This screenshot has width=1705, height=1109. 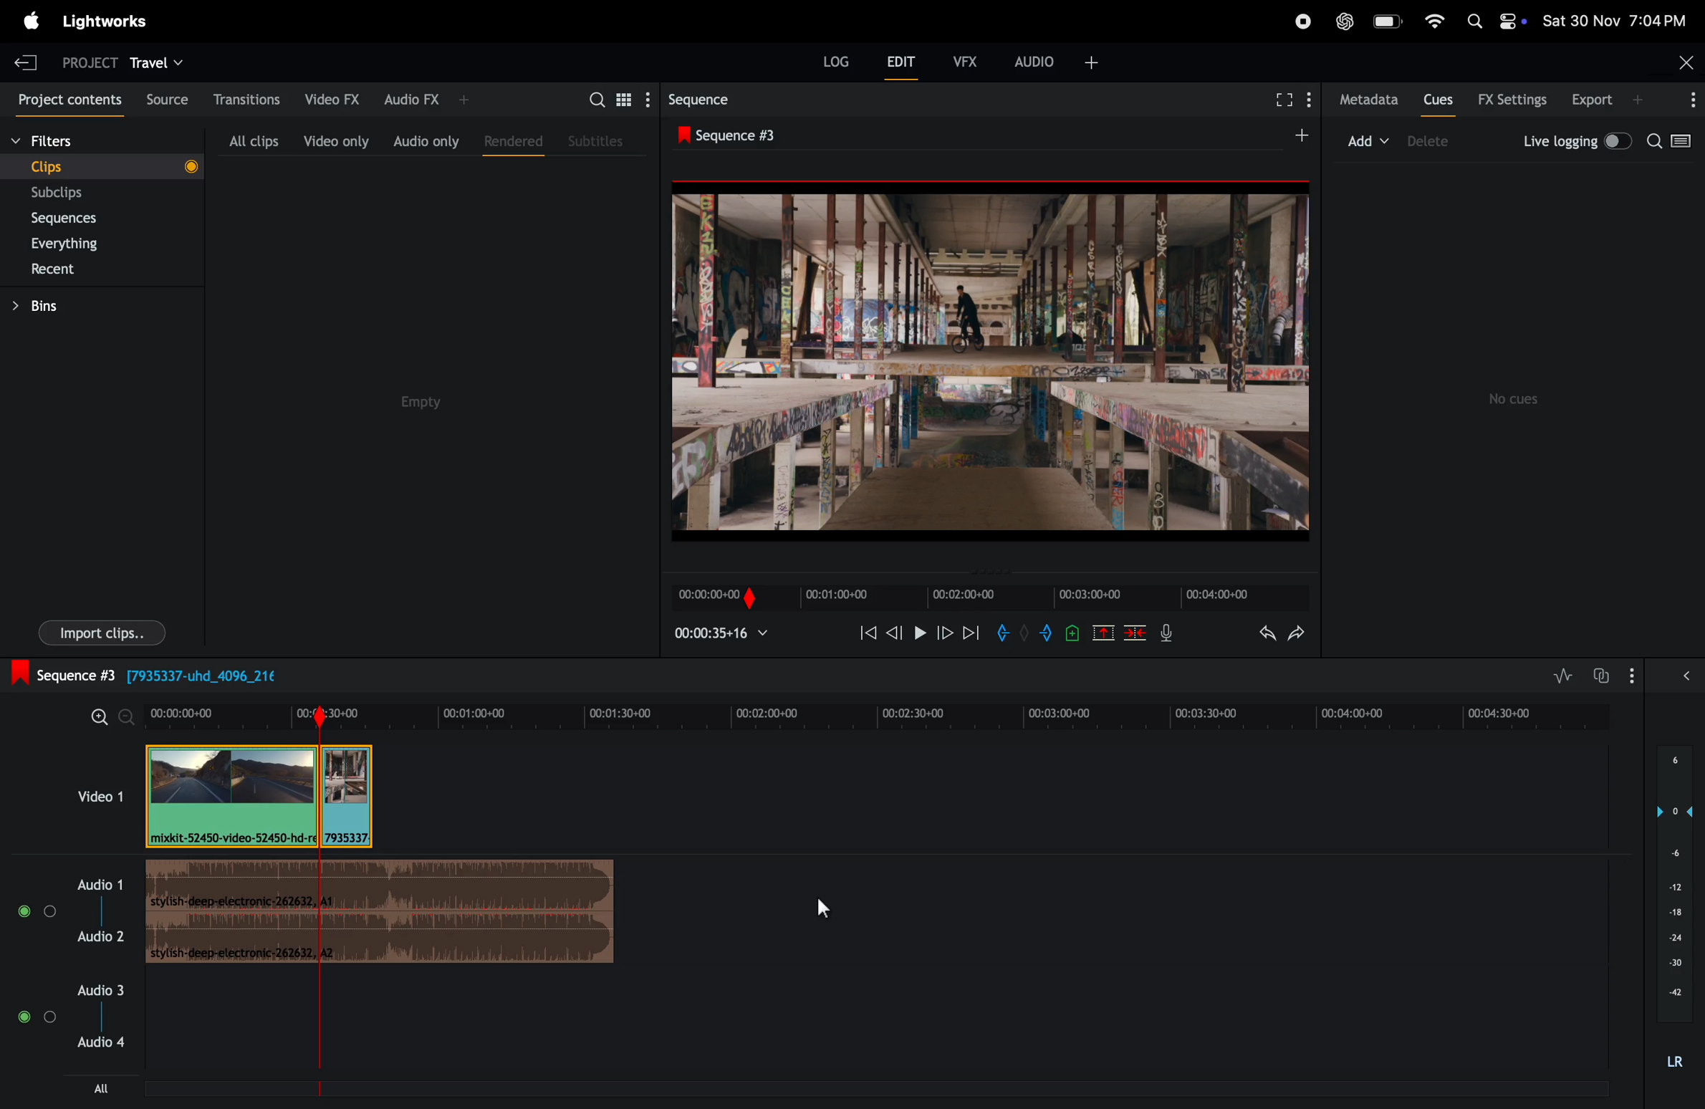 What do you see at coordinates (904, 63) in the screenshot?
I see `edit` at bounding box center [904, 63].